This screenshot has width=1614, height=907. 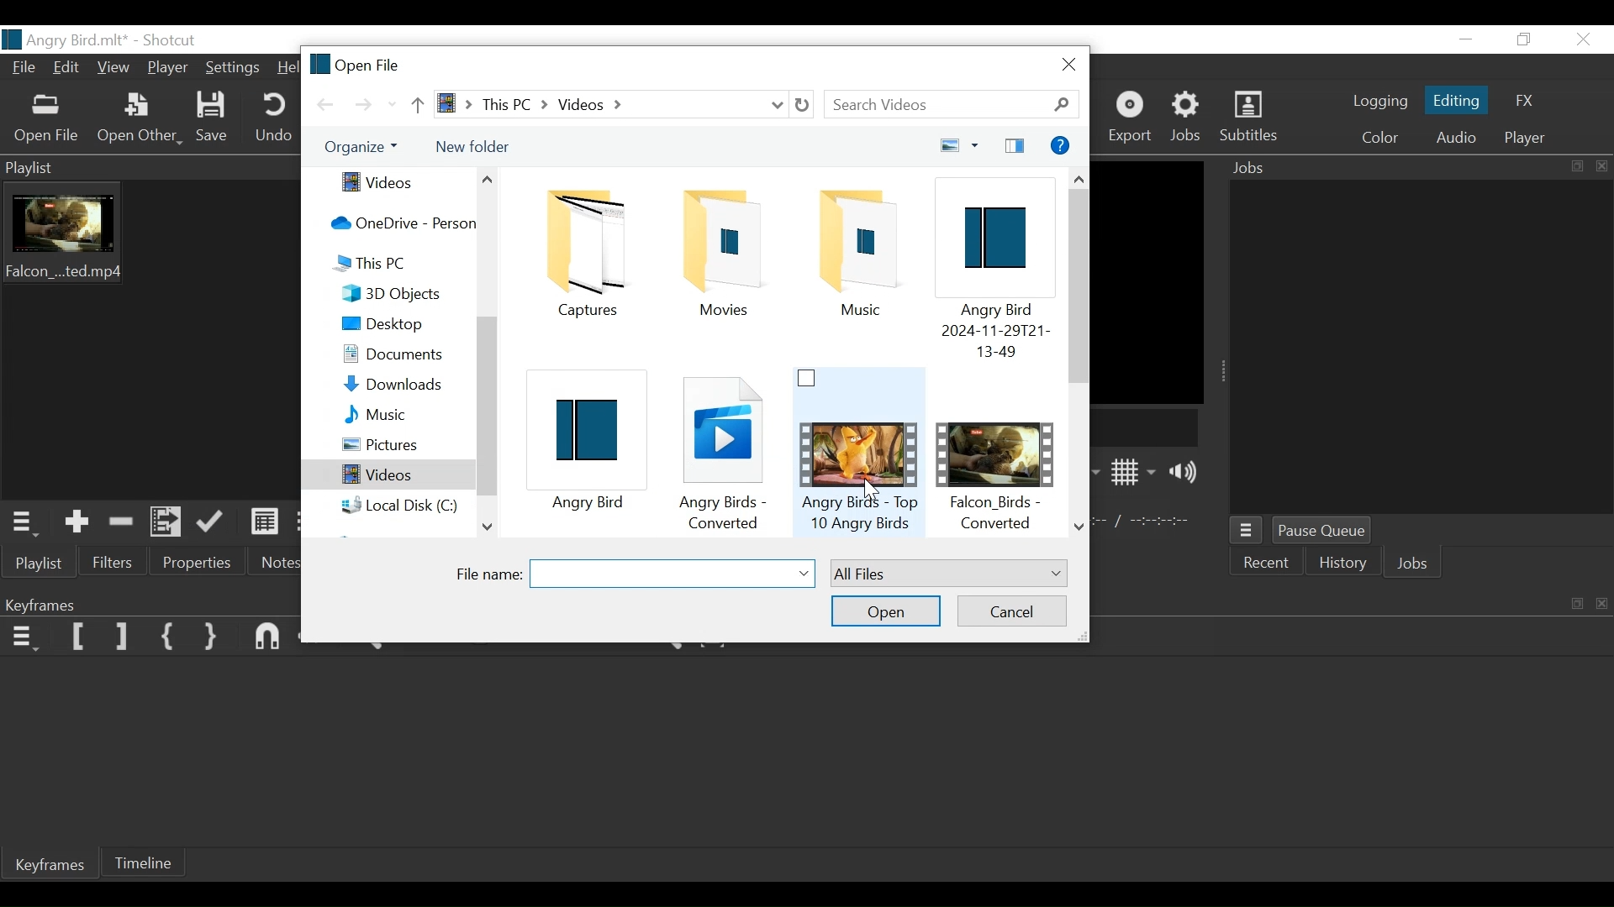 What do you see at coordinates (77, 635) in the screenshot?
I see `Set Filter Keyframe ` at bounding box center [77, 635].